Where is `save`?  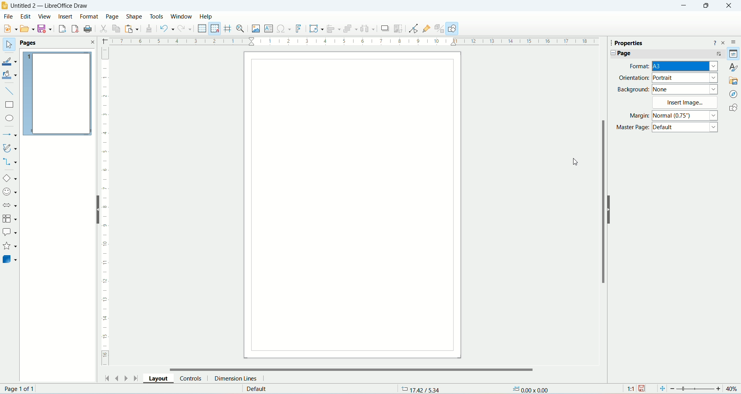
save is located at coordinates (642, 387).